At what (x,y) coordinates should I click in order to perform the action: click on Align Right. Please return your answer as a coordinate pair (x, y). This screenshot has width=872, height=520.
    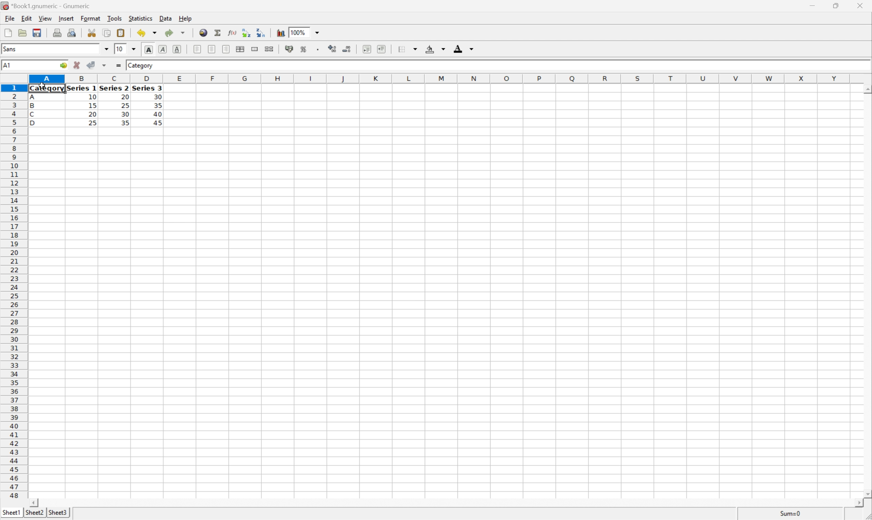
    Looking at the image, I should click on (226, 49).